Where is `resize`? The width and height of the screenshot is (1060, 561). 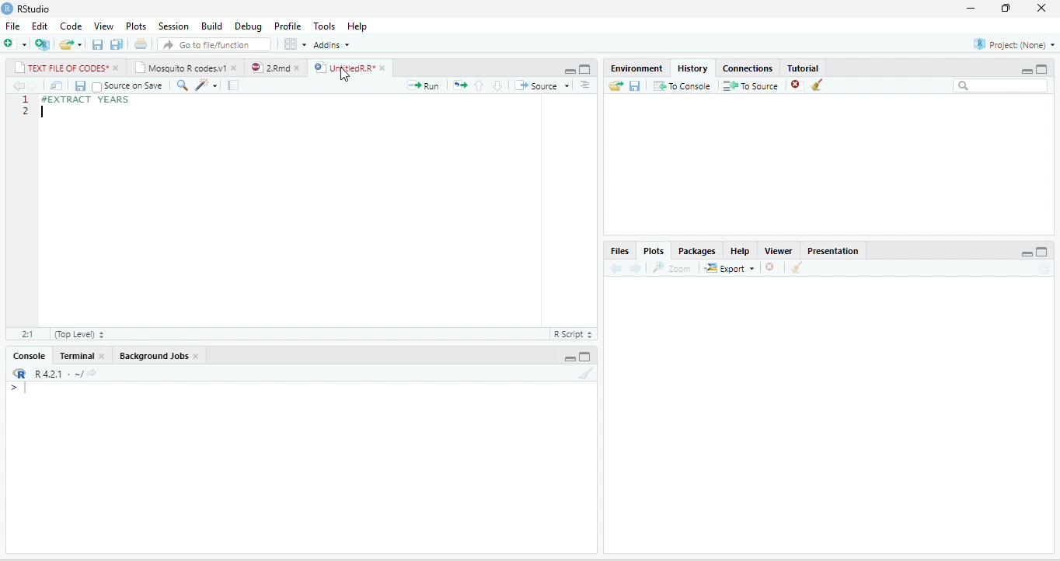 resize is located at coordinates (1006, 9).